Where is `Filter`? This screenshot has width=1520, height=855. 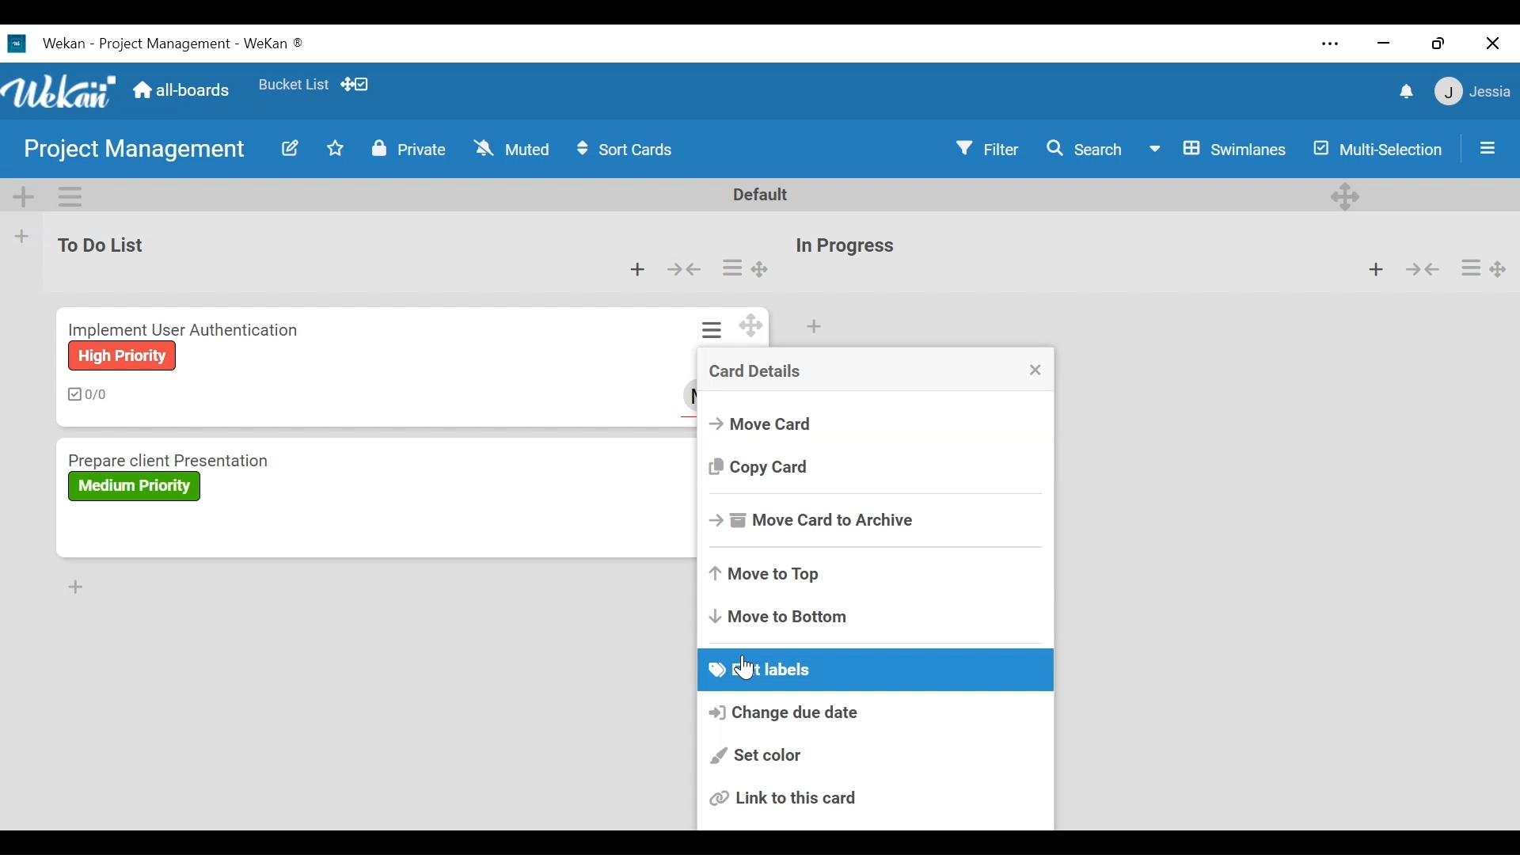
Filter is located at coordinates (984, 149).